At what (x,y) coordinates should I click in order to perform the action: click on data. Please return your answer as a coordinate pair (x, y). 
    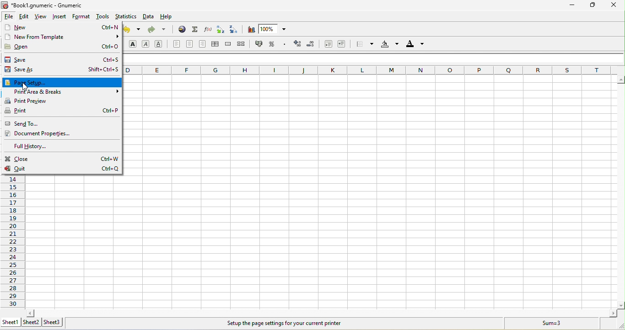
    Looking at the image, I should click on (149, 17).